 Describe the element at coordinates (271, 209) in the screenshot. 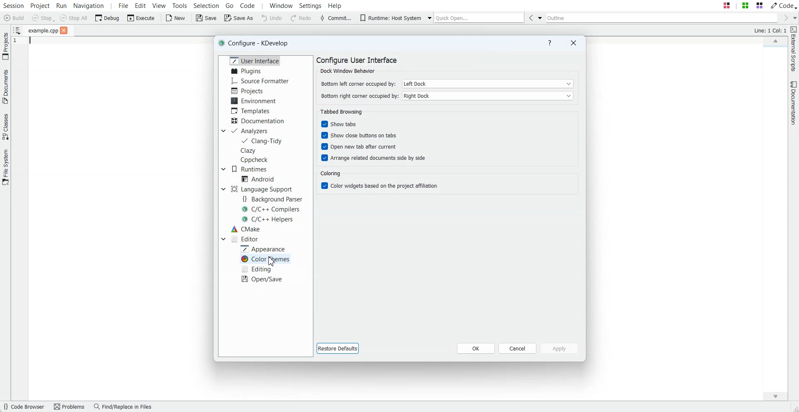

I see `C/C++ Compilers` at that location.